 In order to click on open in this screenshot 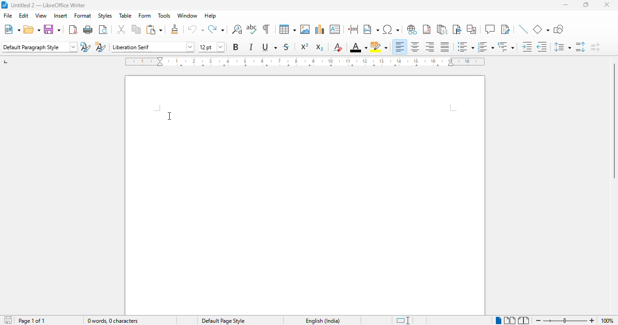, I will do `click(32, 29)`.